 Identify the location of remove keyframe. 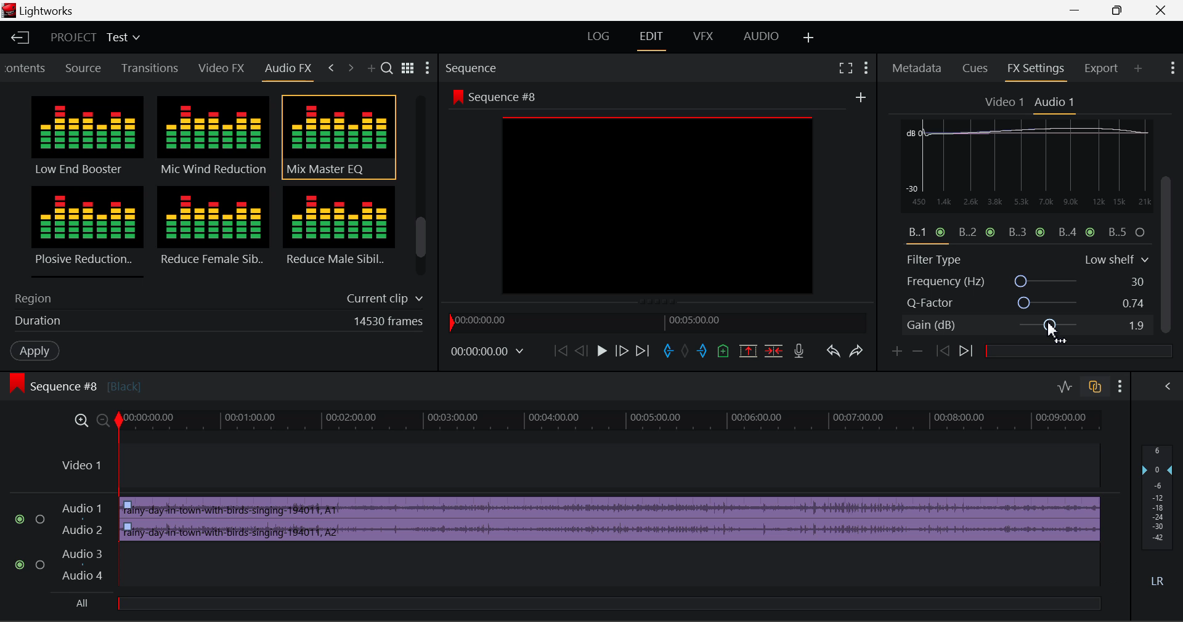
(921, 352).